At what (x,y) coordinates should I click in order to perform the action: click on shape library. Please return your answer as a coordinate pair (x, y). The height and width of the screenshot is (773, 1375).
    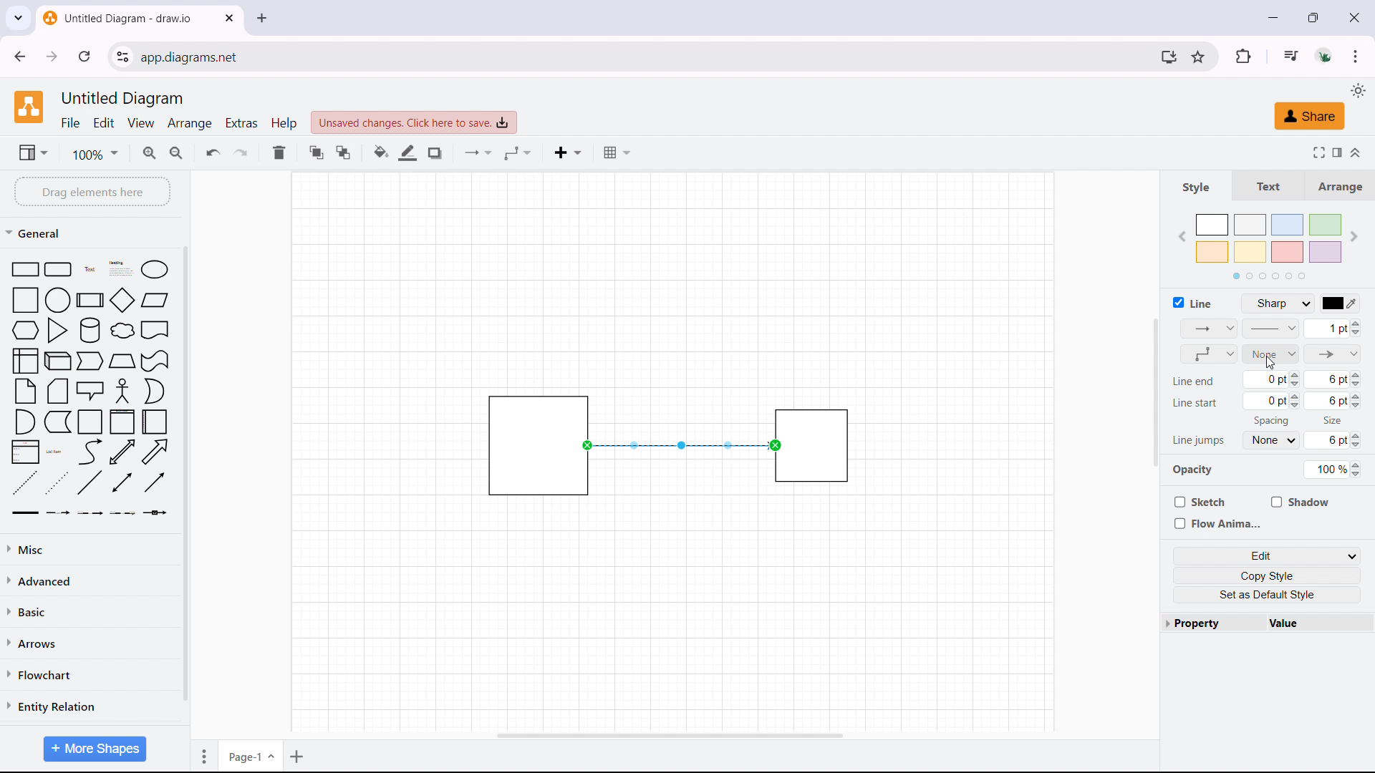
    Looking at the image, I should click on (90, 389).